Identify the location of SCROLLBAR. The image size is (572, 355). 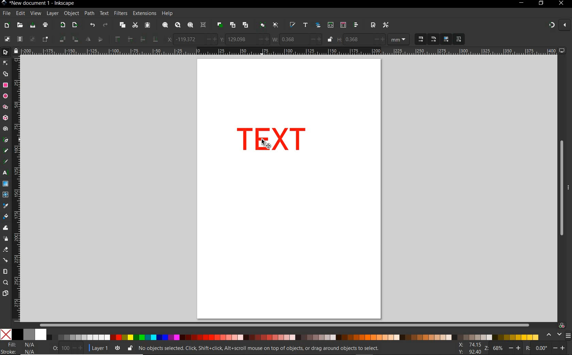
(283, 324).